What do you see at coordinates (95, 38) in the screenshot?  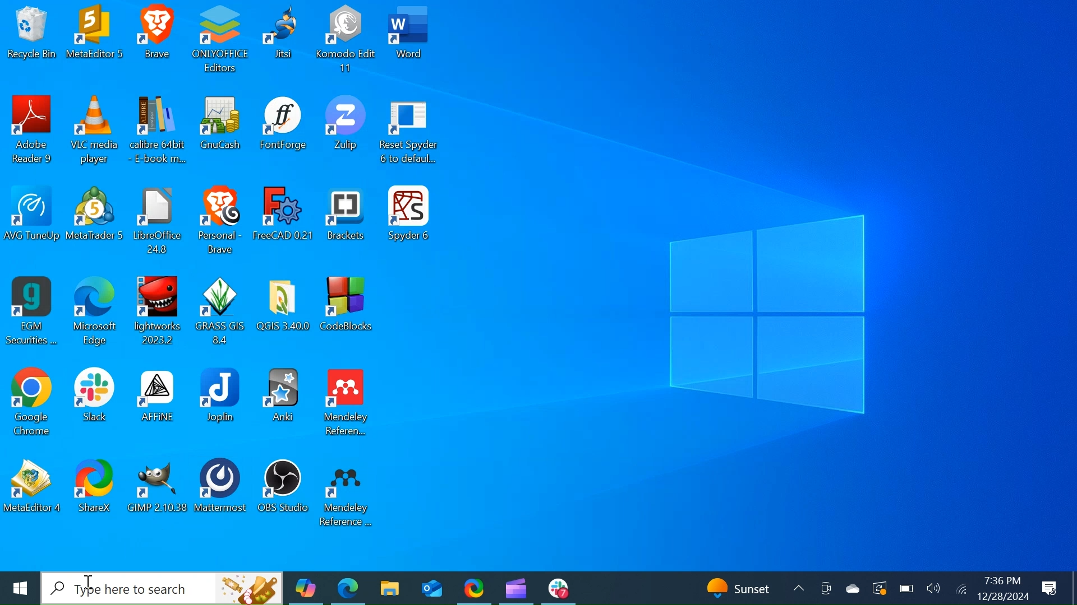 I see `Meta Desktop Icon` at bounding box center [95, 38].